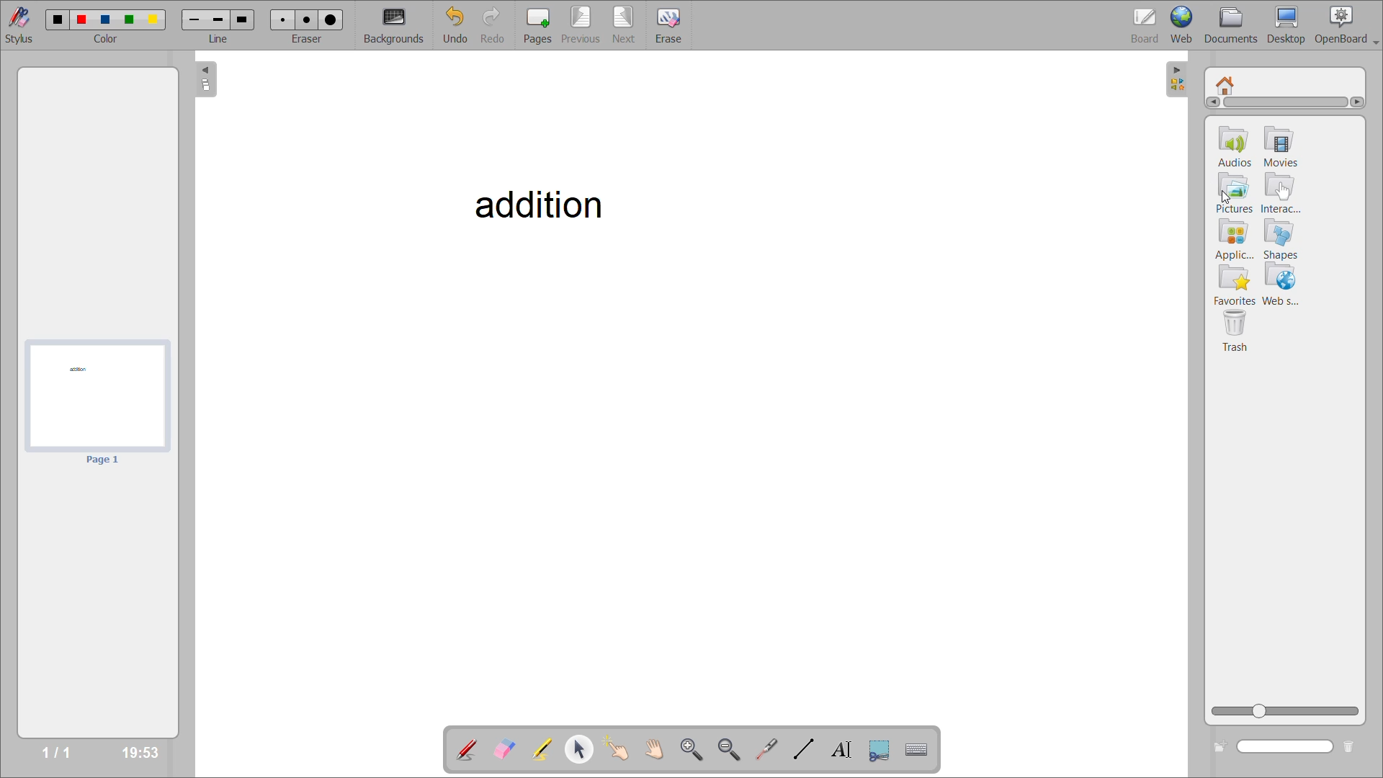  I want to click on eraser 2, so click(303, 19).